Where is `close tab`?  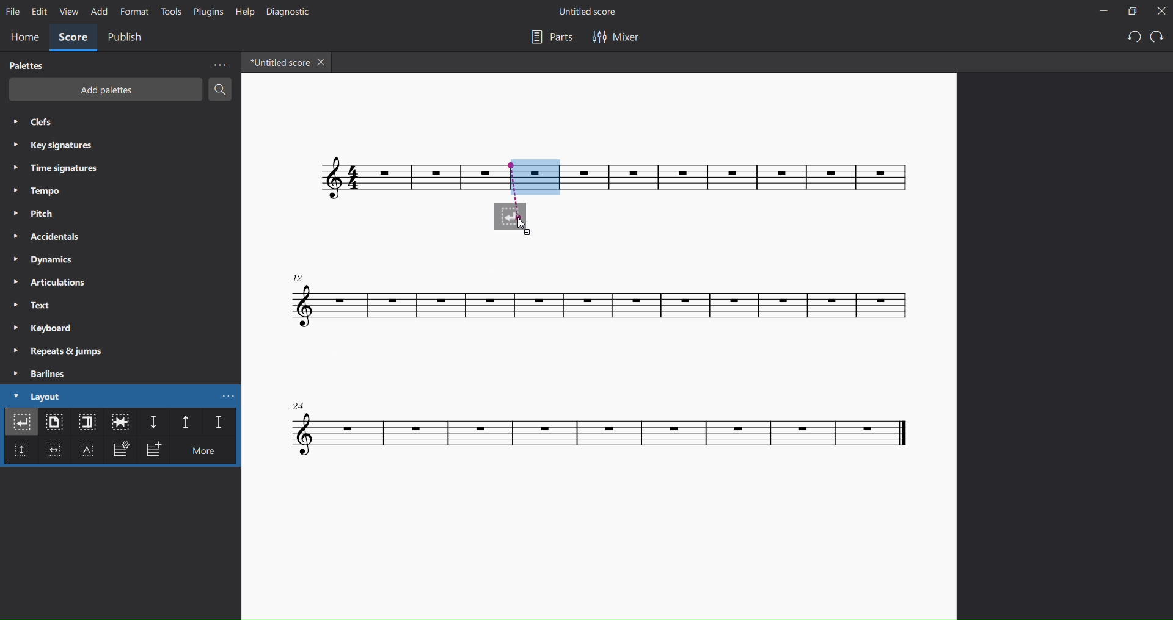 close tab is located at coordinates (324, 63).